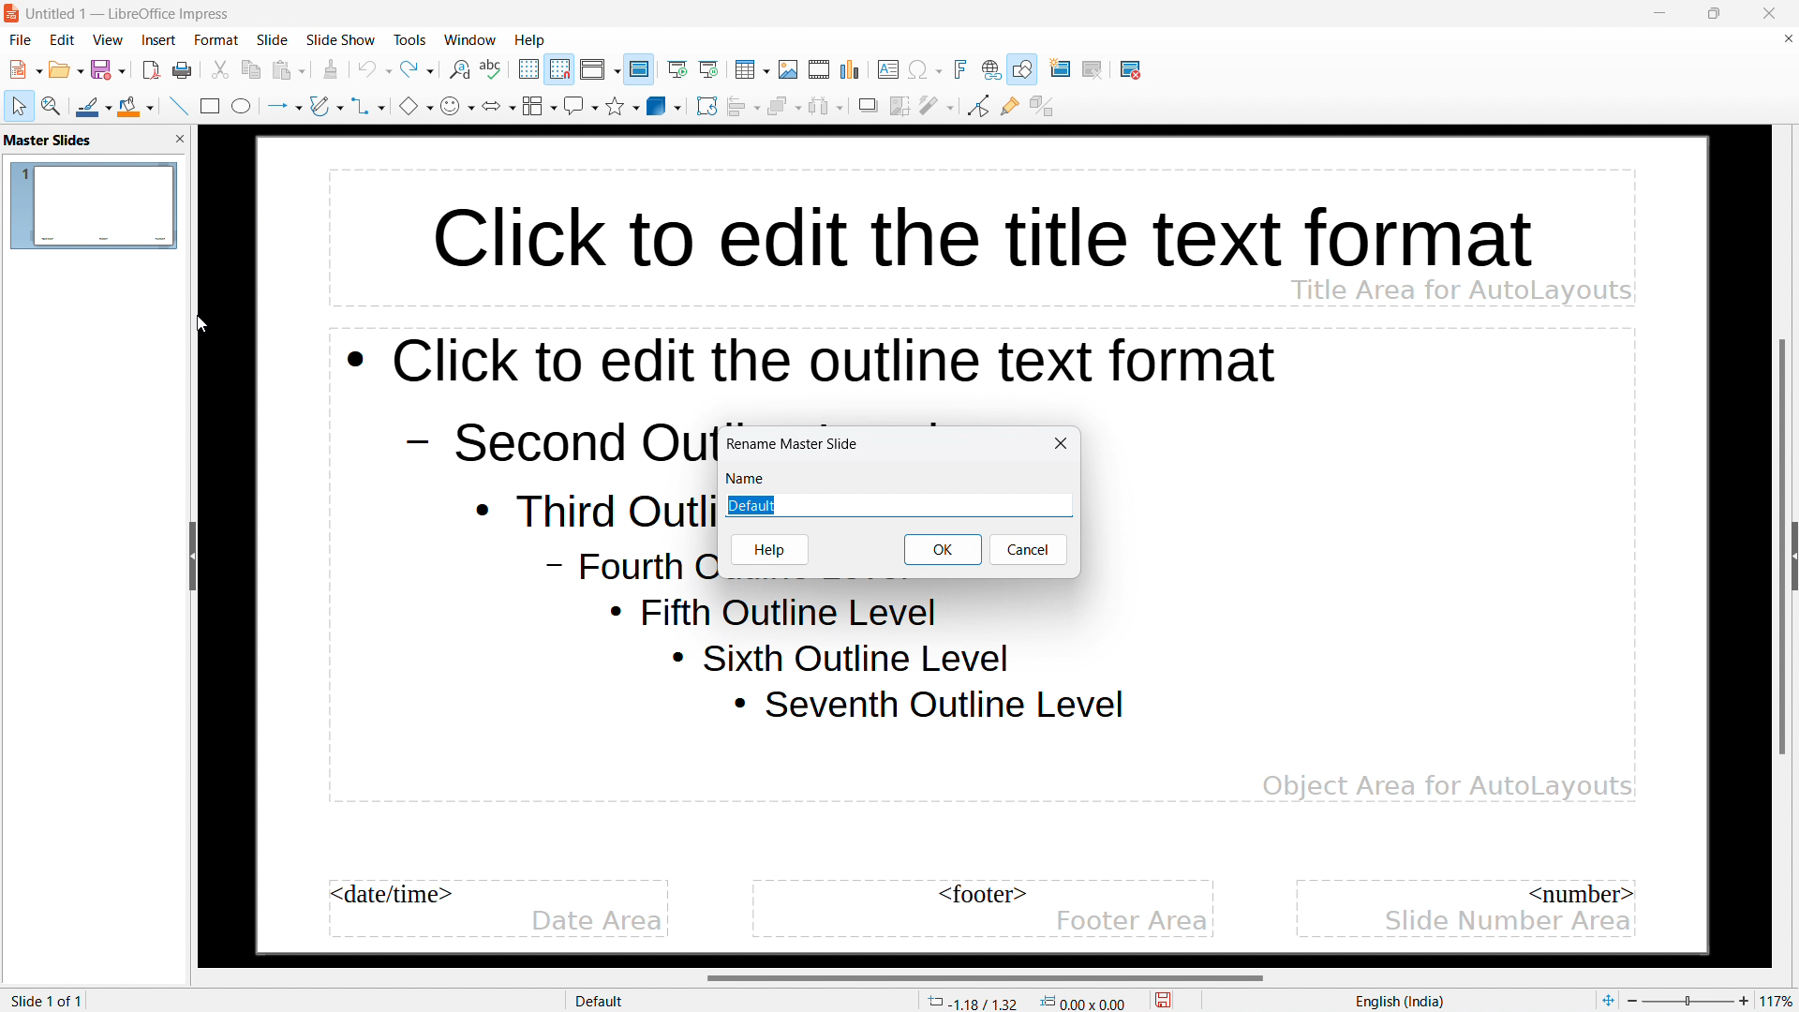 The image size is (1799, 1012). I want to click on insert image, so click(789, 69).